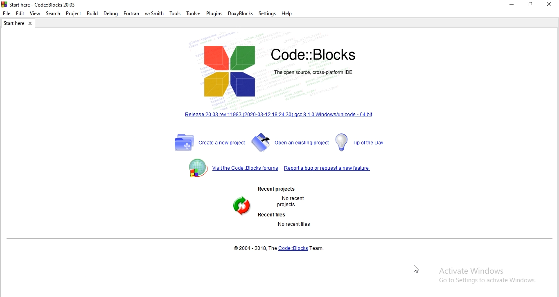 The width and height of the screenshot is (559, 297). Describe the element at coordinates (490, 277) in the screenshot. I see `Activate Windows Go to settings to Activate Windows` at that location.